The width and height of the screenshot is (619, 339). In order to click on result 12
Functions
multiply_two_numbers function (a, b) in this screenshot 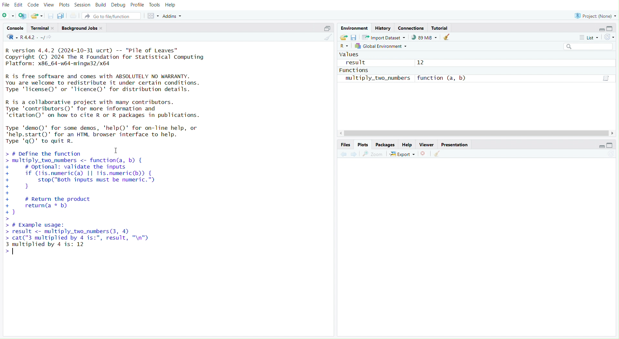, I will do `click(406, 69)`.